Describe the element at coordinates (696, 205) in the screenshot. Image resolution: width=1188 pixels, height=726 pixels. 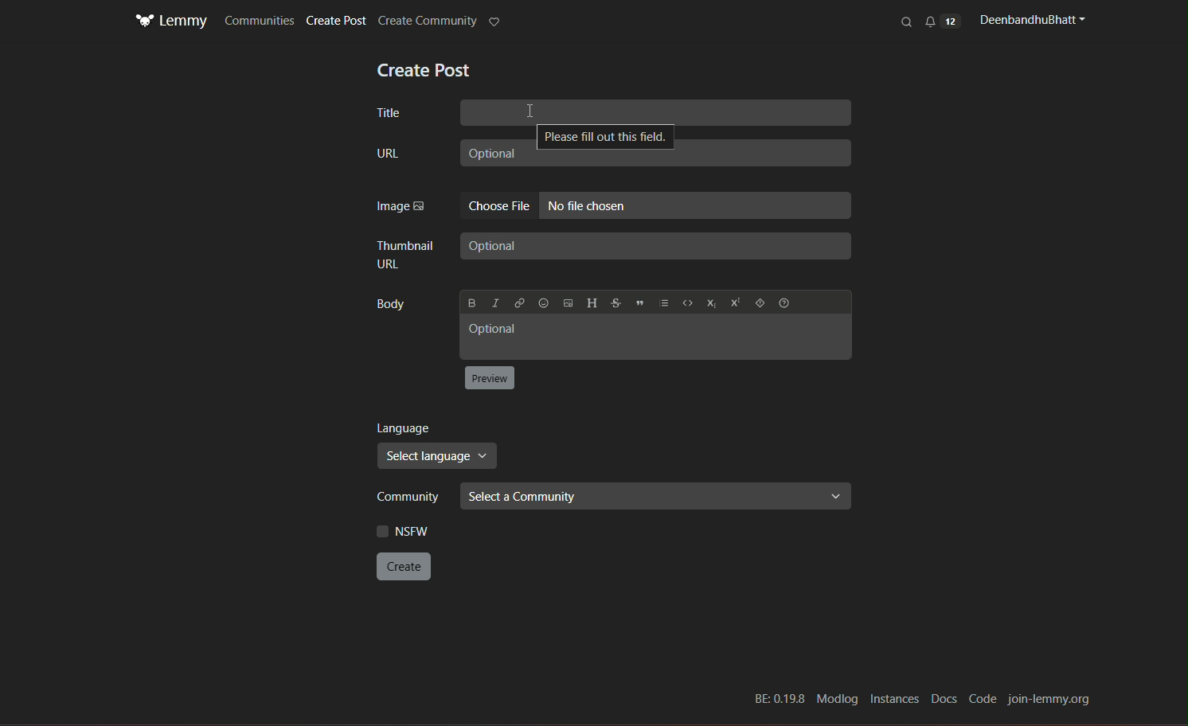
I see `No file chosen` at that location.